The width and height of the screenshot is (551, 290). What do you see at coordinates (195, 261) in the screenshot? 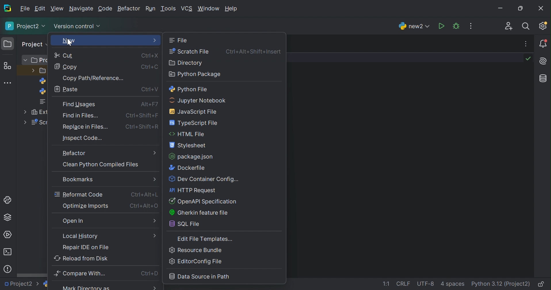
I see `Editor config file` at bounding box center [195, 261].